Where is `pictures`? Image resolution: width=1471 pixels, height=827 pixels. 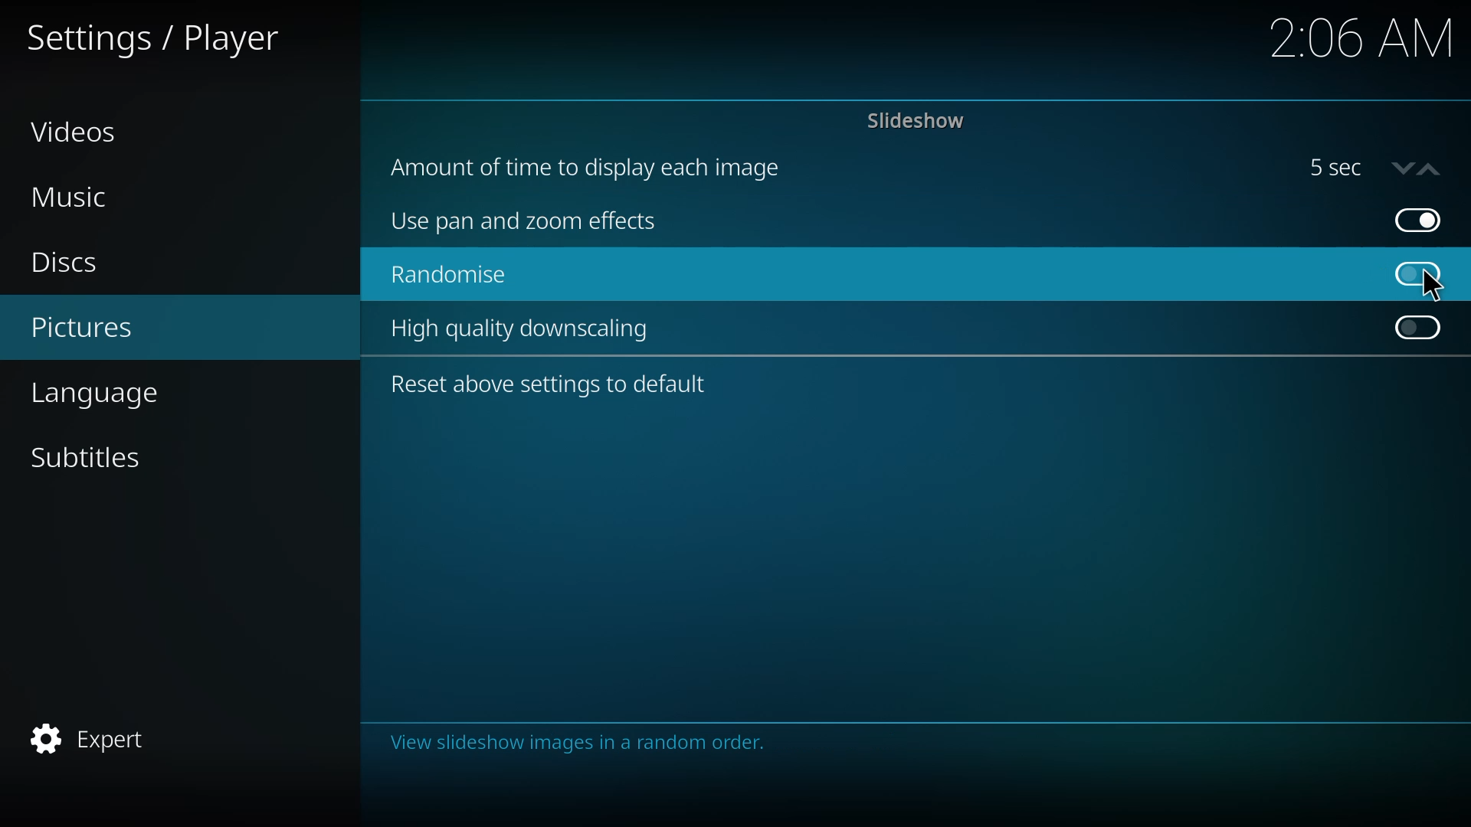
pictures is located at coordinates (80, 325).